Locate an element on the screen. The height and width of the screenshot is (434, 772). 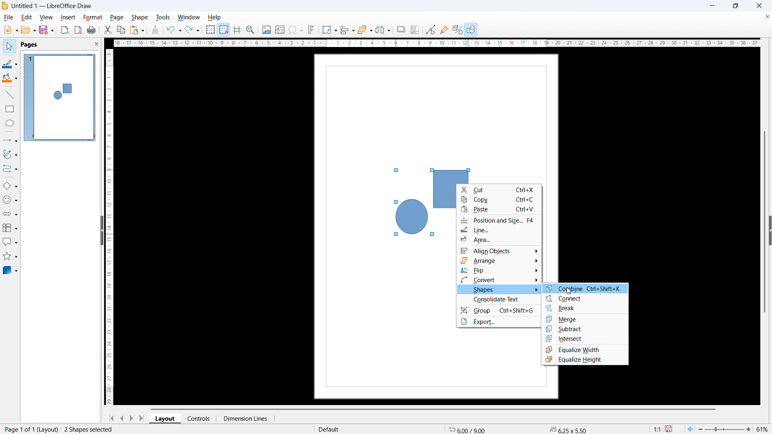
break is located at coordinates (585, 308).